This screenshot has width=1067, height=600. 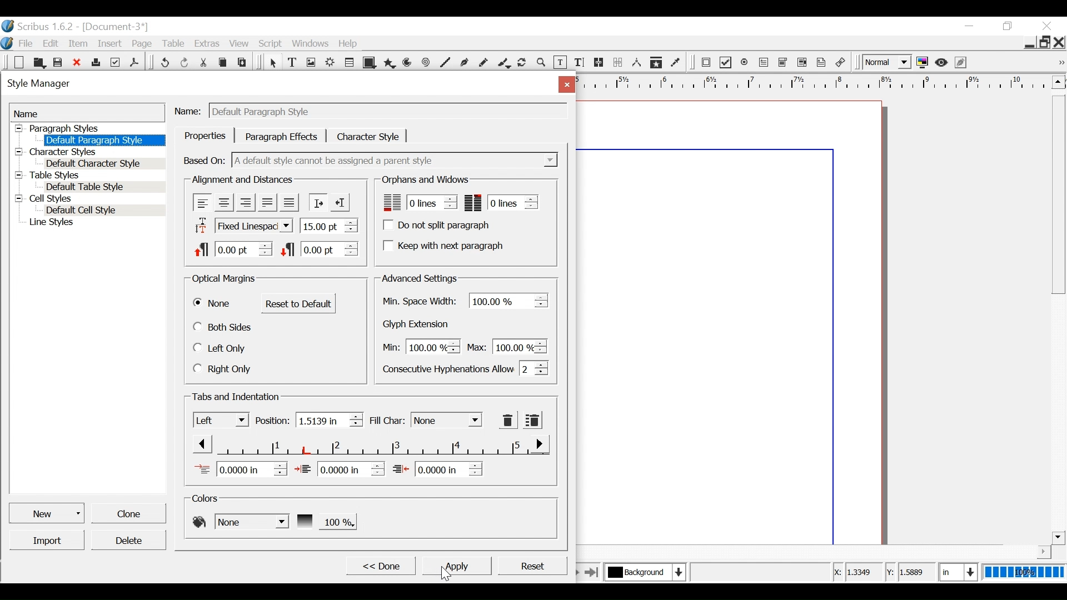 What do you see at coordinates (241, 469) in the screenshot?
I see `First line Indent` at bounding box center [241, 469].